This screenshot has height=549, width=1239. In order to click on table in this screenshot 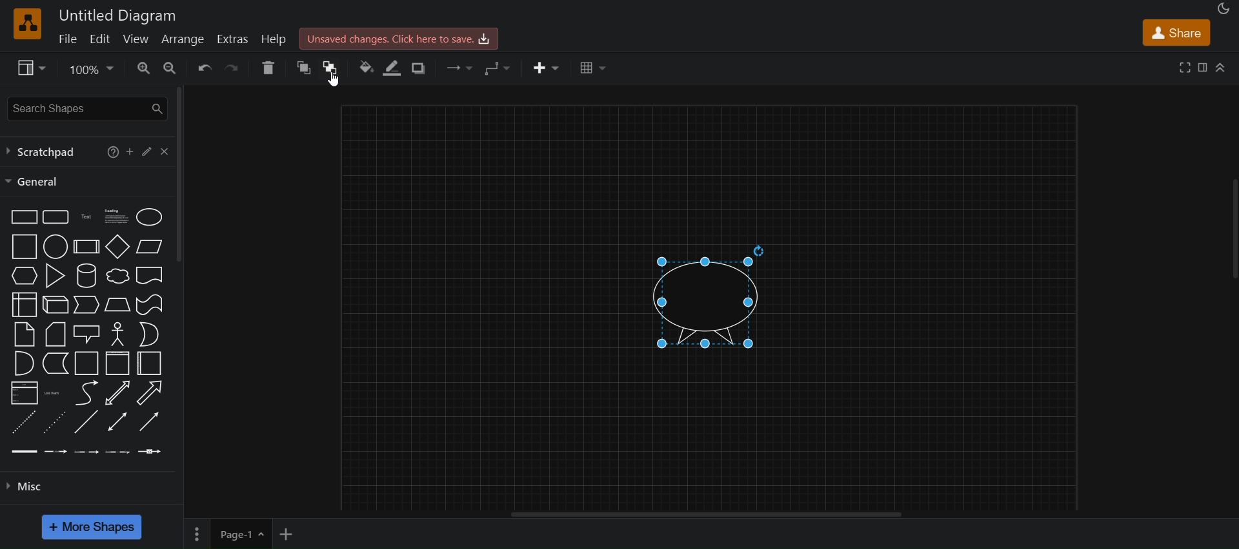, I will do `click(593, 68)`.